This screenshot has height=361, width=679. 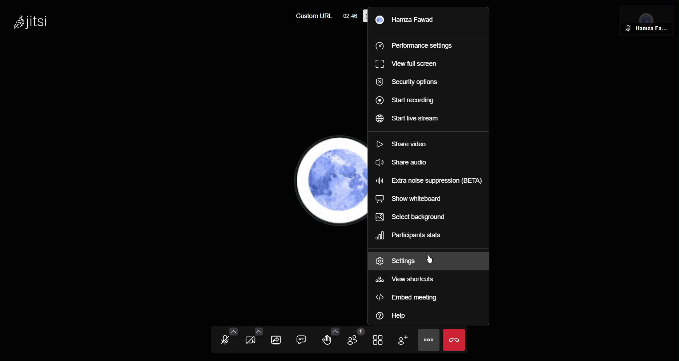 I want to click on Extra noise suppression, so click(x=430, y=180).